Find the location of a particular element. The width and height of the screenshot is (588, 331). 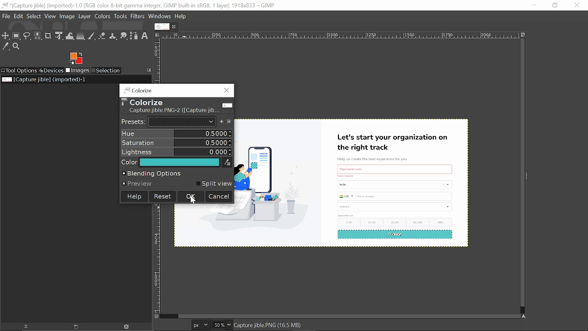

navigate is located at coordinates (157, 317).